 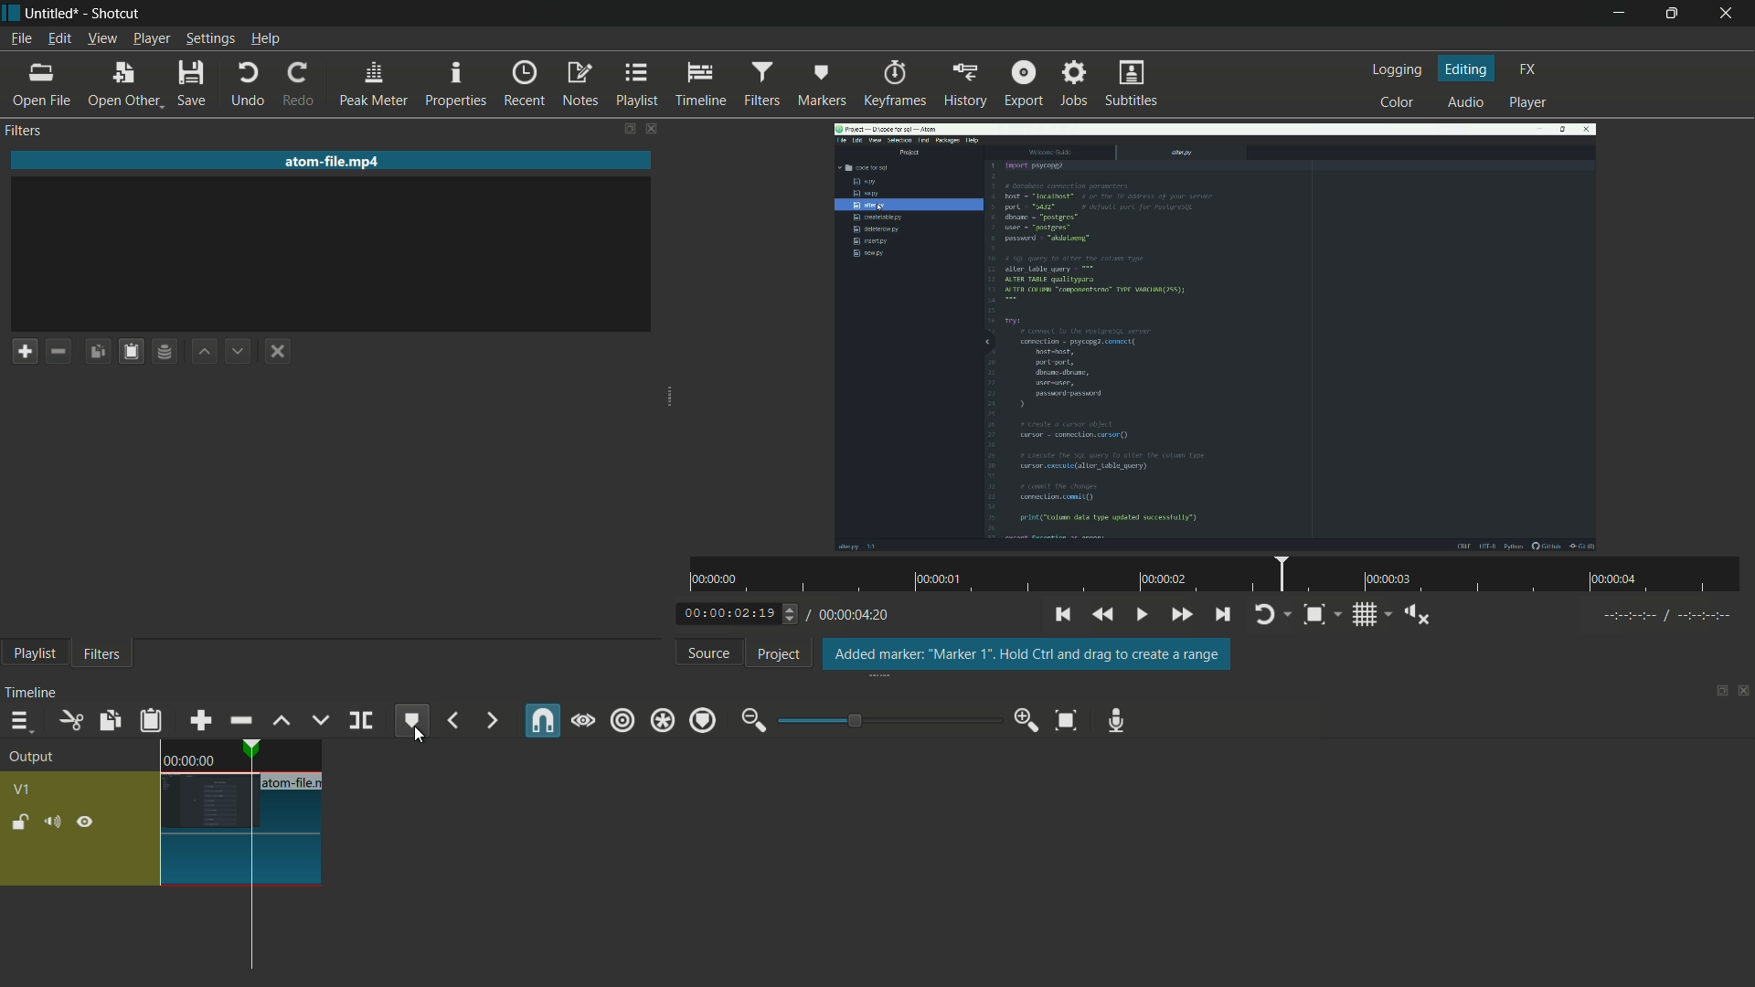 I want to click on total time, so click(x=858, y=618).